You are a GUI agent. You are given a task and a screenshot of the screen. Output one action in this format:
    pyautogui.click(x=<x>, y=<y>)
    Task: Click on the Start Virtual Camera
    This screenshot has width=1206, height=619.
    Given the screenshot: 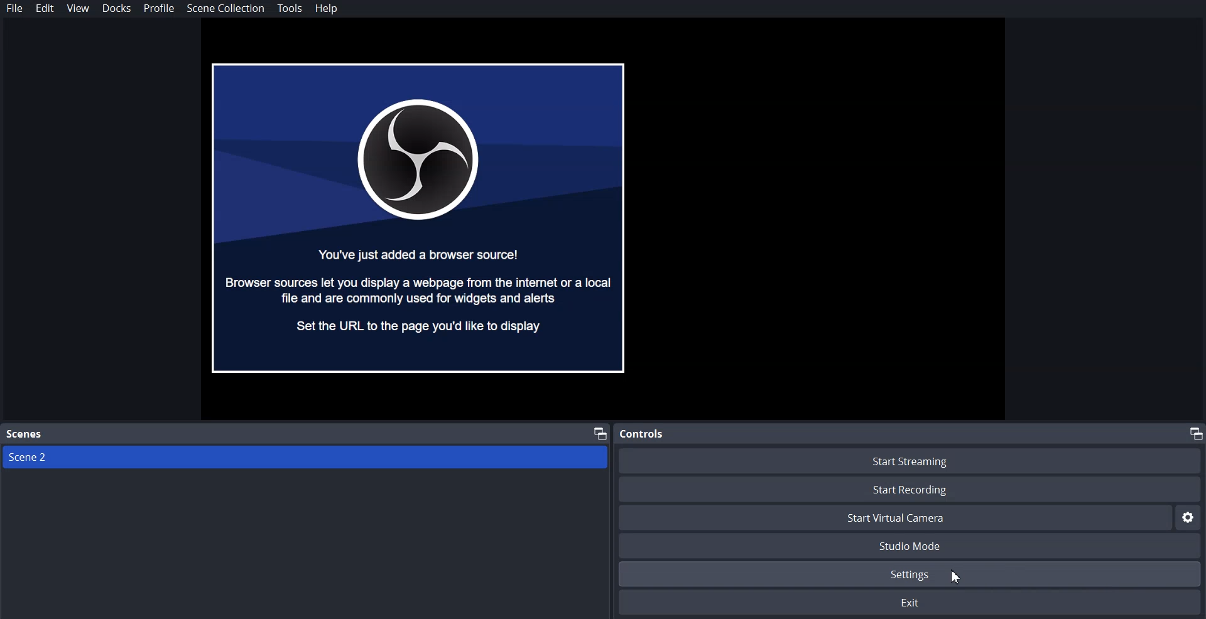 What is the action you would take?
    pyautogui.click(x=895, y=517)
    